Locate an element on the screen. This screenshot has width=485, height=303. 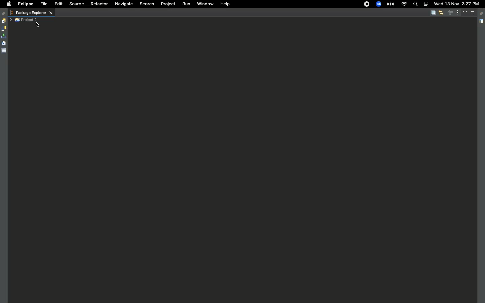
Run is located at coordinates (186, 4).